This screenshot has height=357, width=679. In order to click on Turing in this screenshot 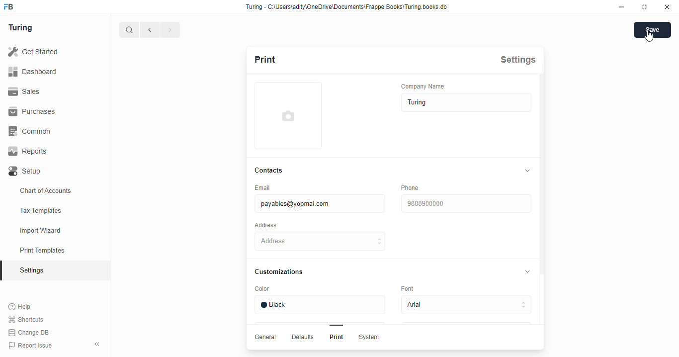, I will do `click(22, 27)`.